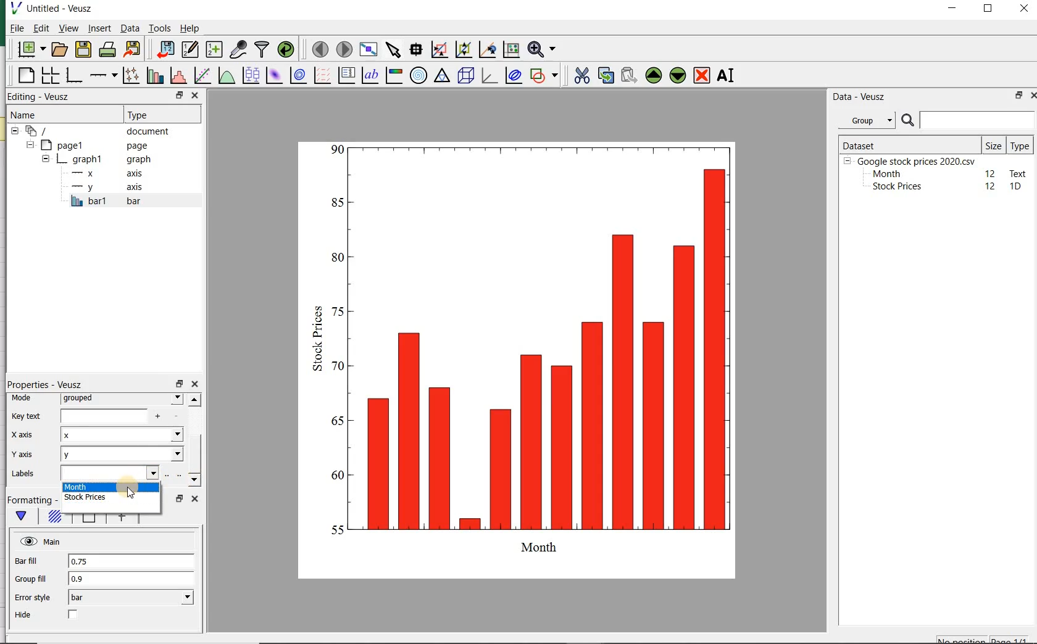  Describe the element at coordinates (99, 29) in the screenshot. I see `insert` at that location.